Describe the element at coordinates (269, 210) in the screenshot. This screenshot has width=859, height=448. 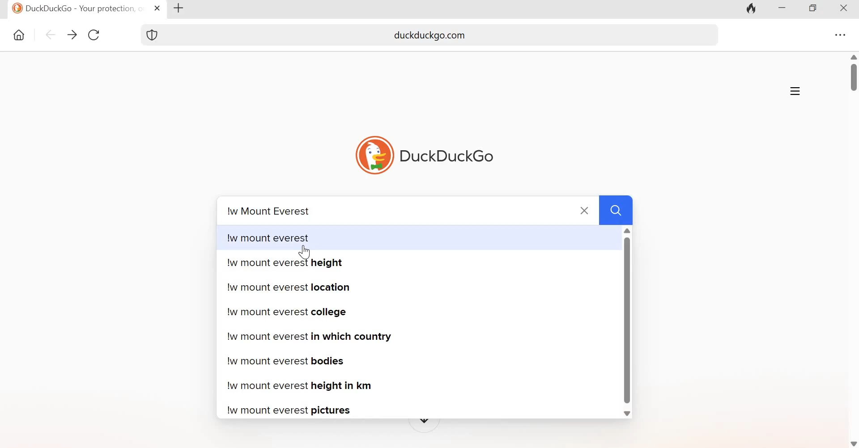
I see `!w Mount Everest` at that location.